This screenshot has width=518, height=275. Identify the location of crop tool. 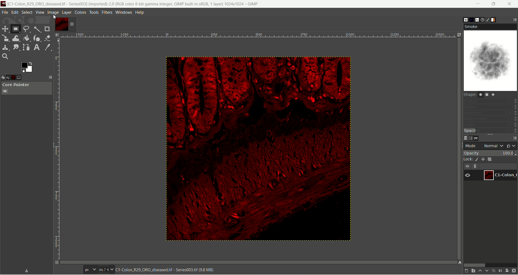
(47, 29).